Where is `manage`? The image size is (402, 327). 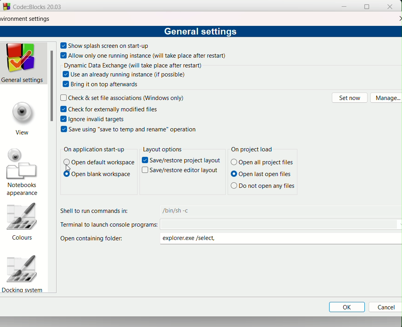 manage is located at coordinates (386, 98).